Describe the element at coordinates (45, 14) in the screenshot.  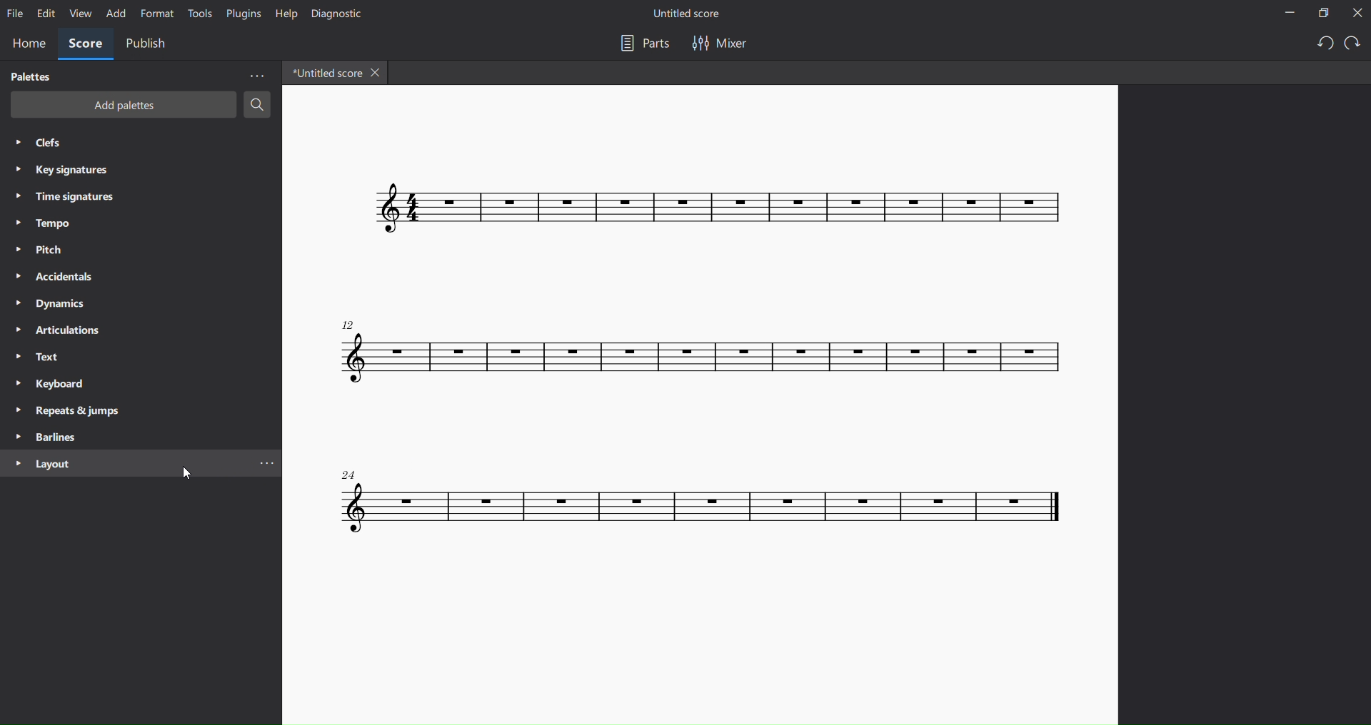
I see `edit` at that location.